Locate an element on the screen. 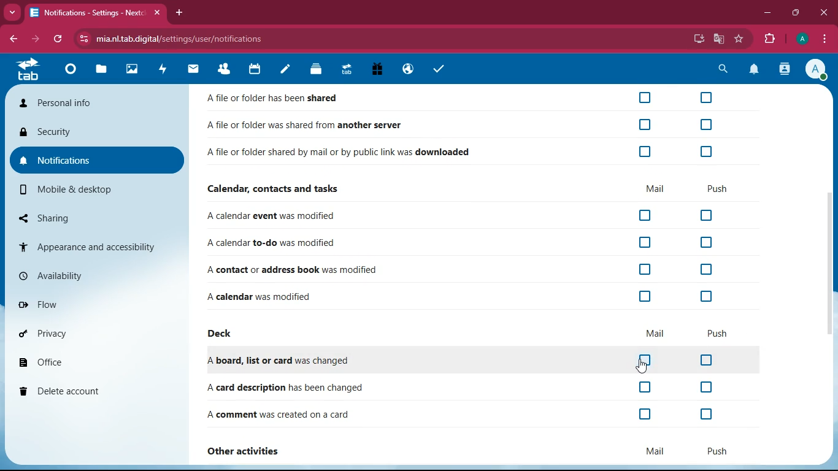 The image size is (838, 471). push is located at coordinates (718, 447).